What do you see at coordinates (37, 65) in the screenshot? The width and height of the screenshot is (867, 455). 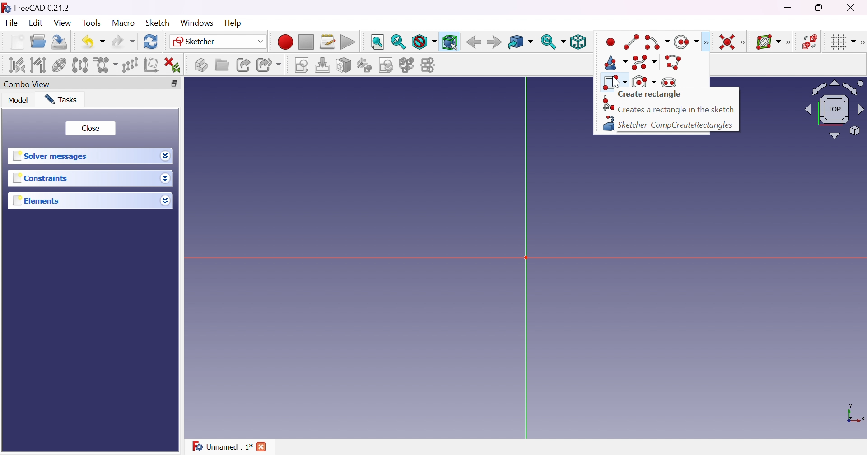 I see `Select associated geometry` at bounding box center [37, 65].